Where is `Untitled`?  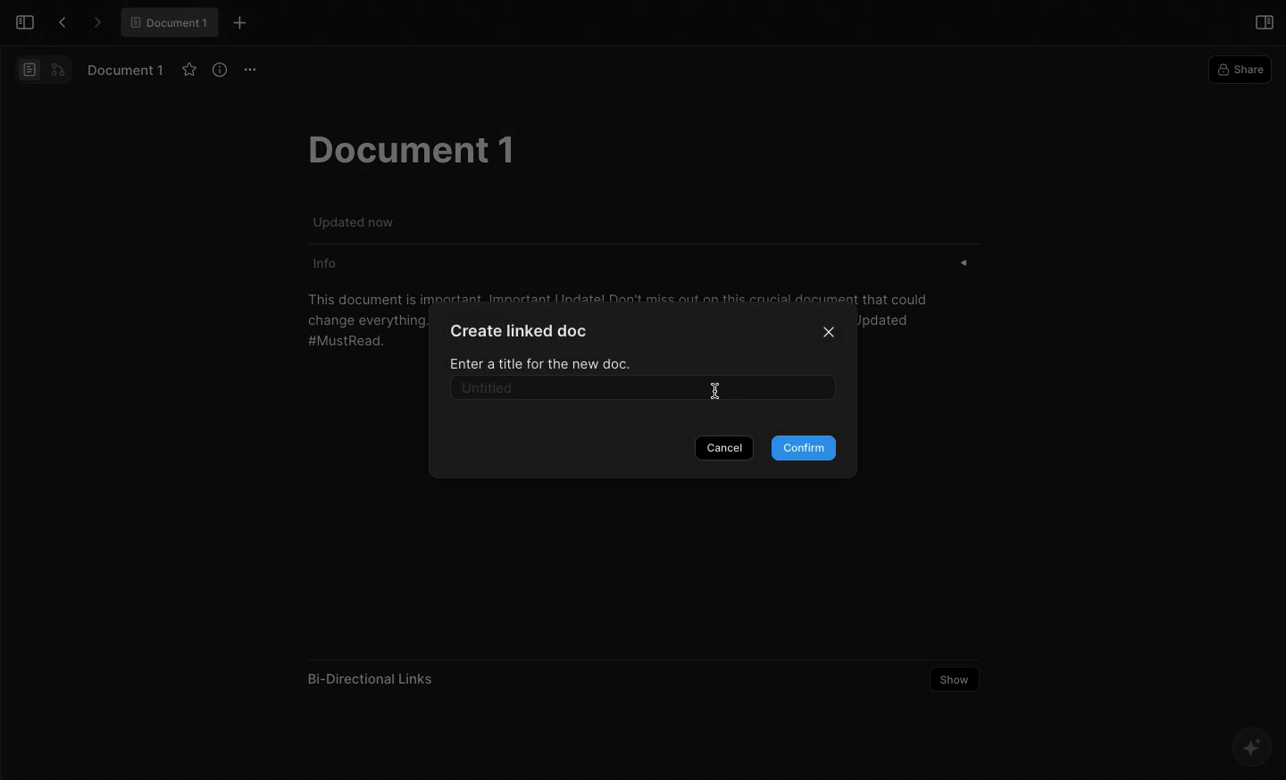
Untitled is located at coordinates (644, 390).